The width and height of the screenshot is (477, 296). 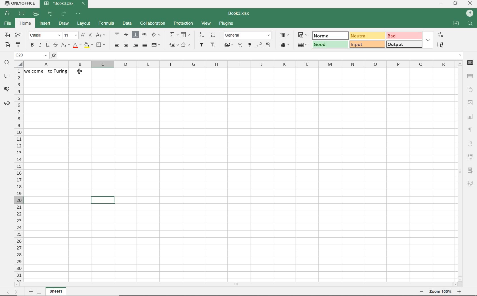 I want to click on copy, so click(x=7, y=35).